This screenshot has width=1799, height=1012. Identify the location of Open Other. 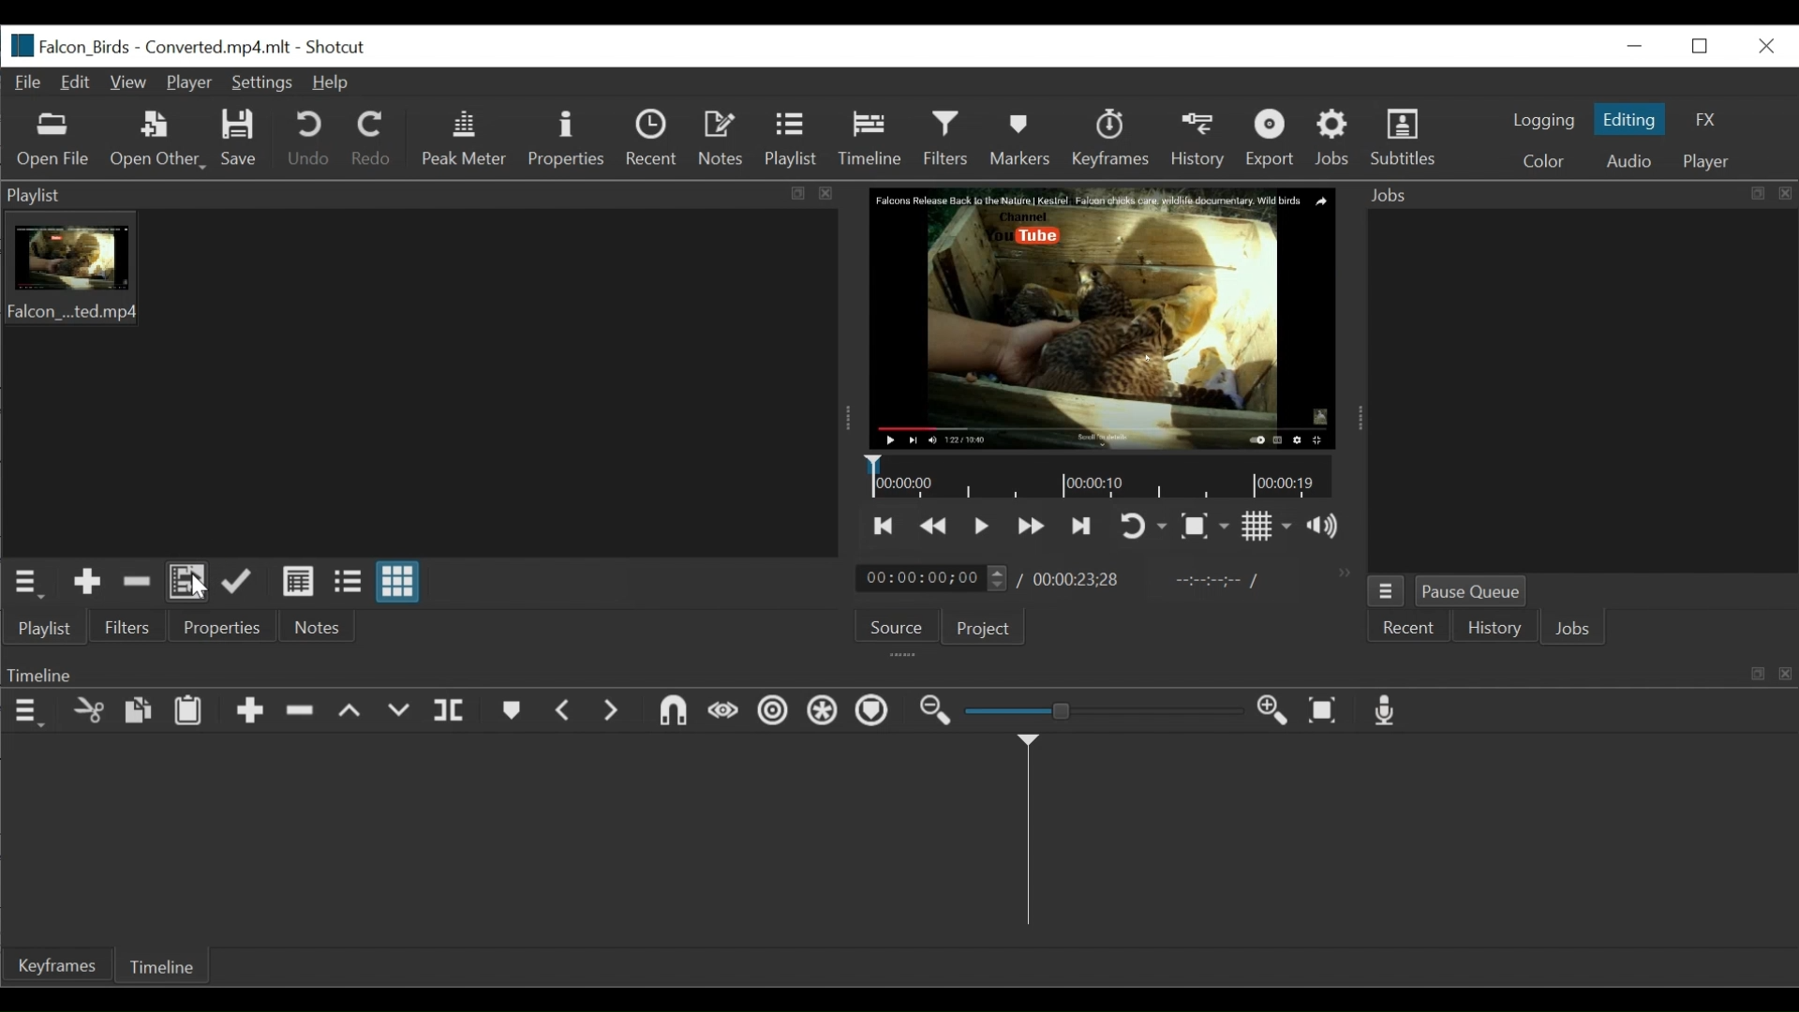
(155, 139).